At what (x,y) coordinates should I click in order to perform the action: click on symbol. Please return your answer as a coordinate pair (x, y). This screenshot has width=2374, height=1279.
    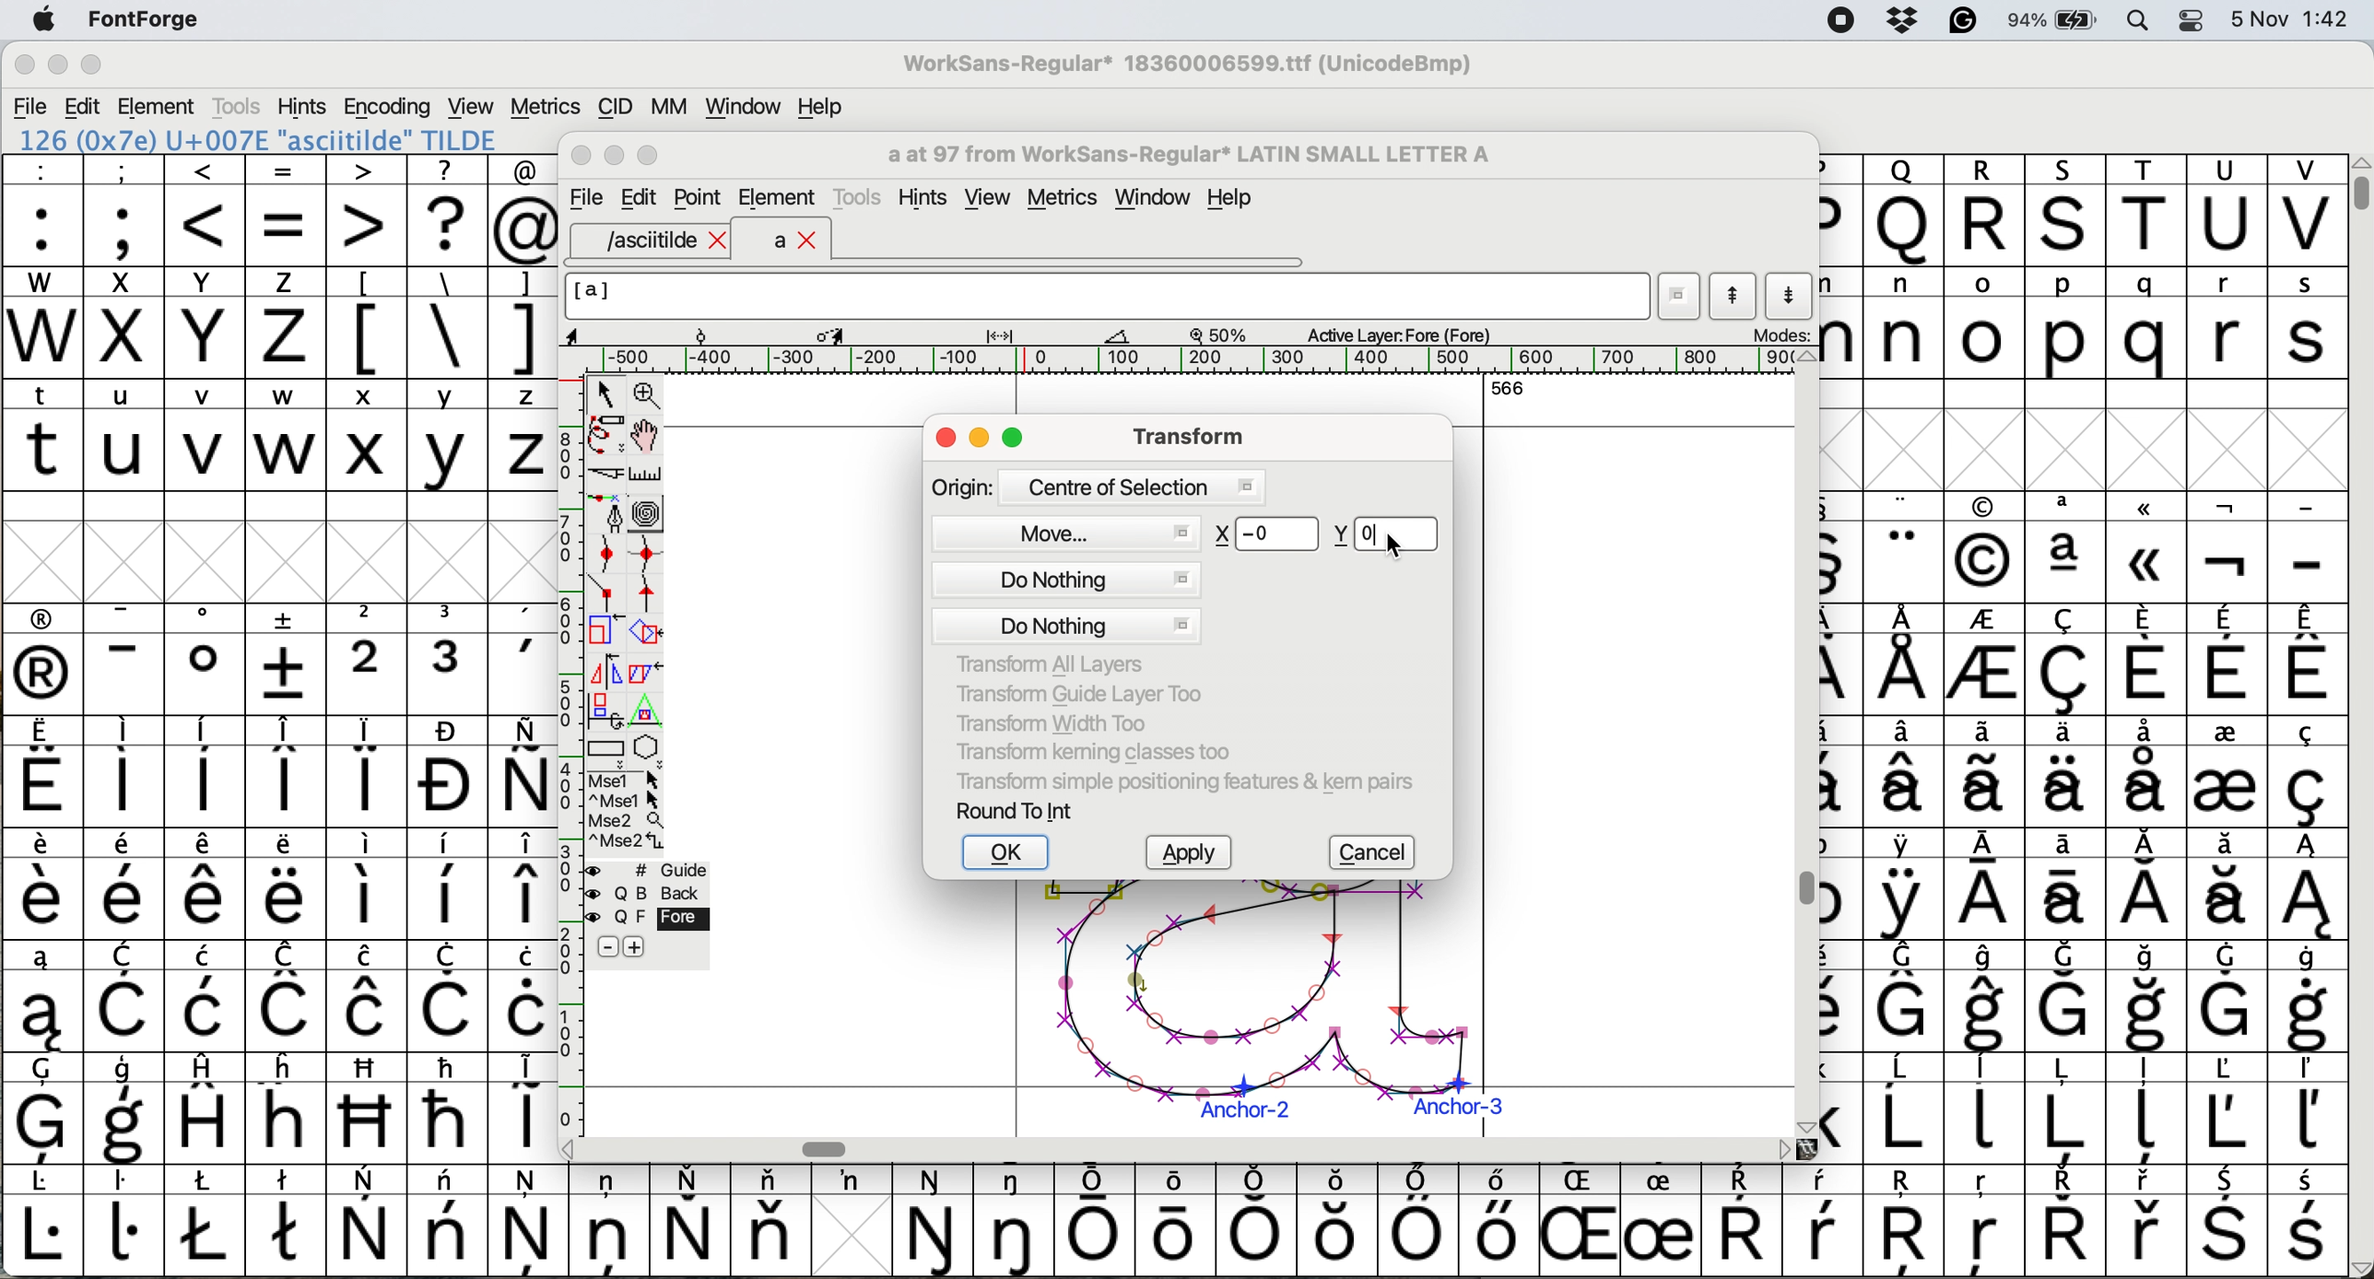
    Looking at the image, I should click on (934, 1222).